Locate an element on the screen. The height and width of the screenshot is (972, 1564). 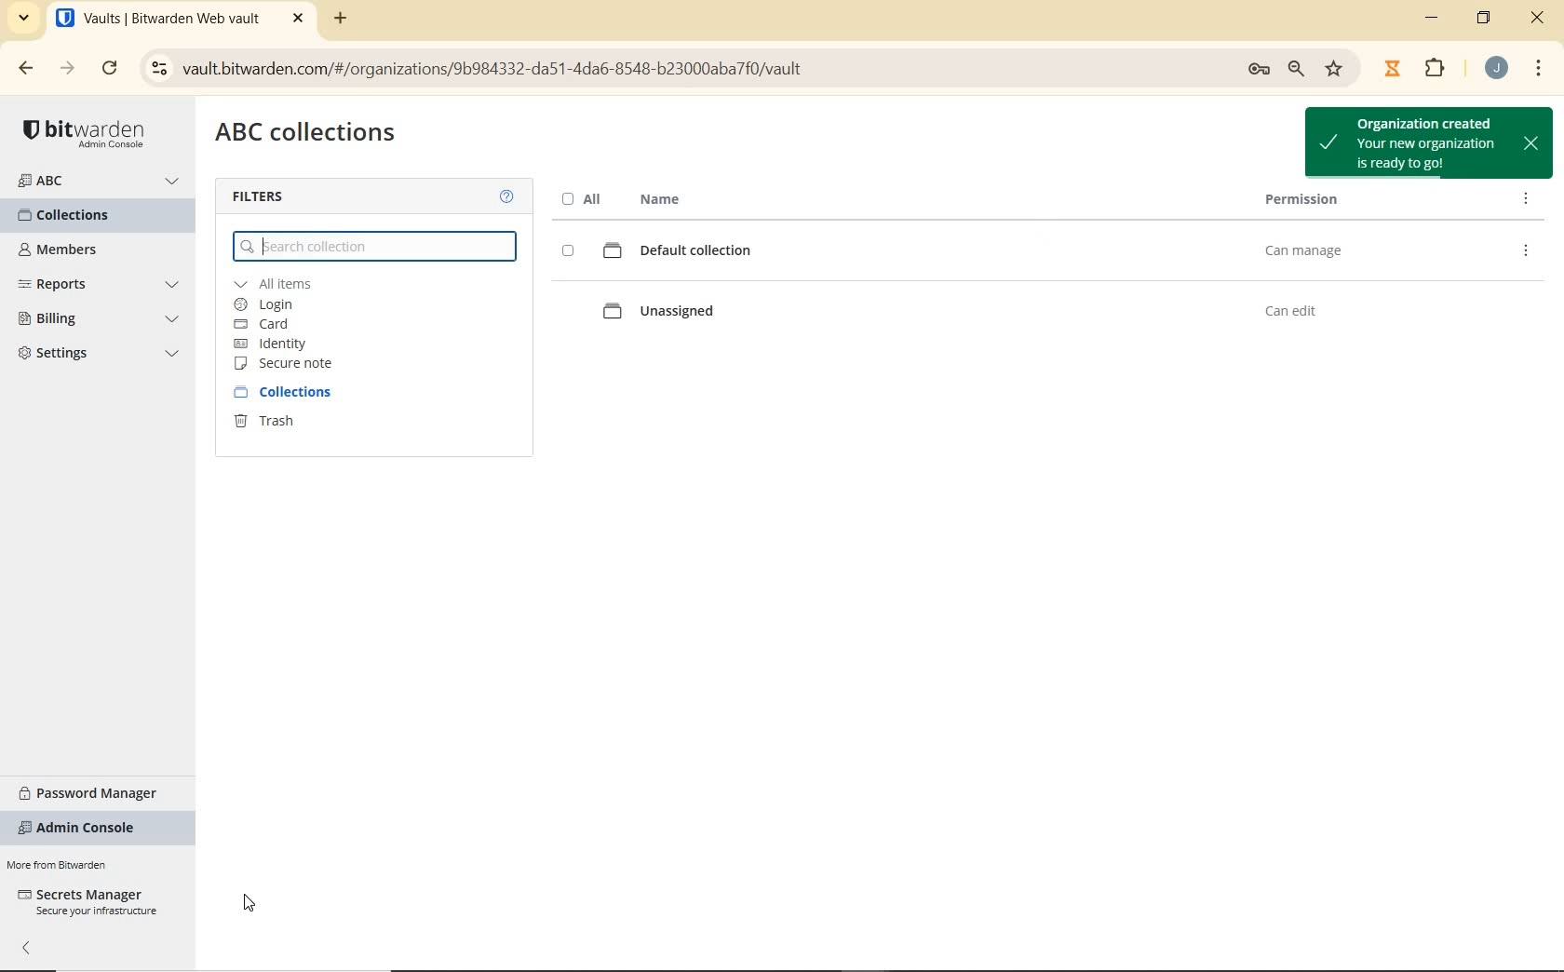
collections is located at coordinates (290, 392).